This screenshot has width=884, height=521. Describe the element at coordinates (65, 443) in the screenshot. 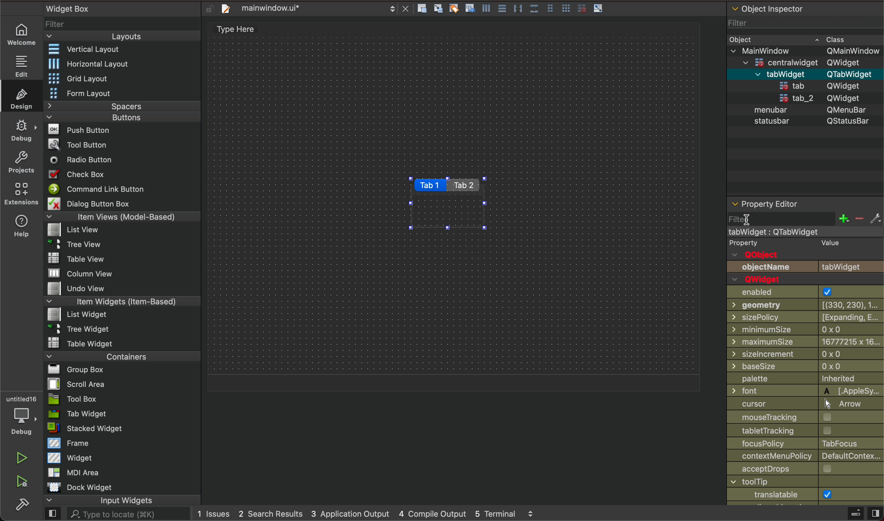

I see `Frame` at that location.